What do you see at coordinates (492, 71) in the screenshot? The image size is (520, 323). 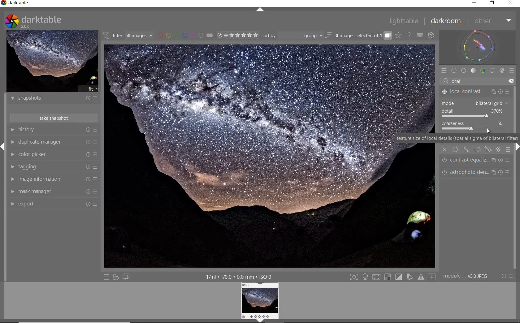 I see `CORRECT` at bounding box center [492, 71].